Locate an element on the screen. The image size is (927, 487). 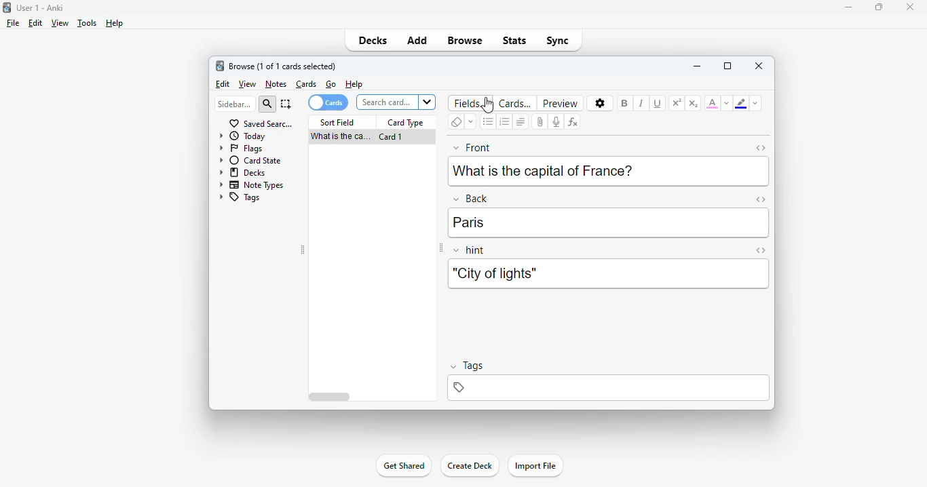
close is located at coordinates (910, 7).